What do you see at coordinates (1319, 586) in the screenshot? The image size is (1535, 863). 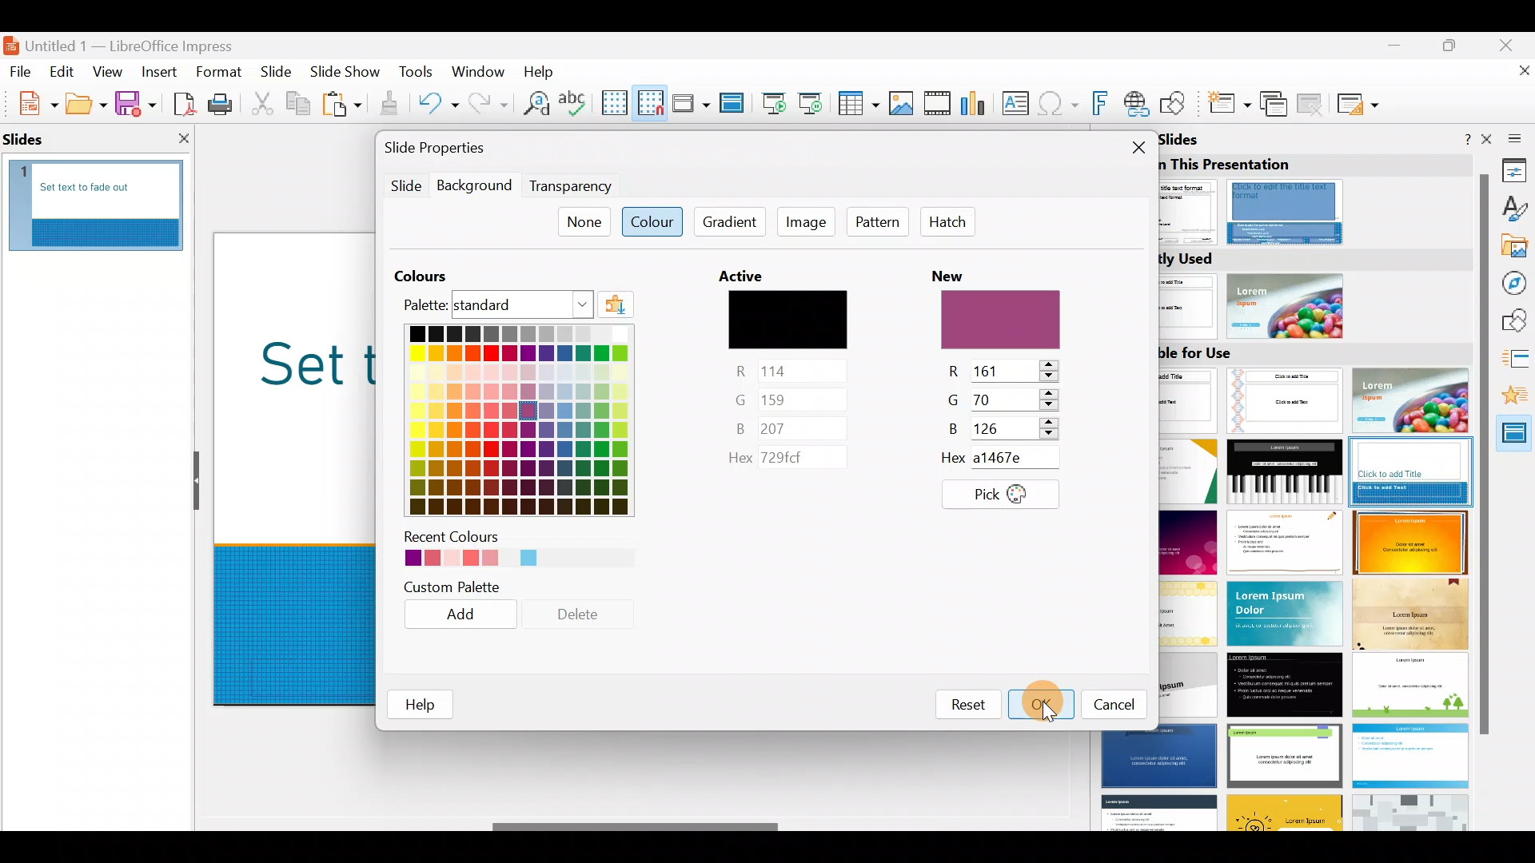 I see `Slides available for use` at bounding box center [1319, 586].